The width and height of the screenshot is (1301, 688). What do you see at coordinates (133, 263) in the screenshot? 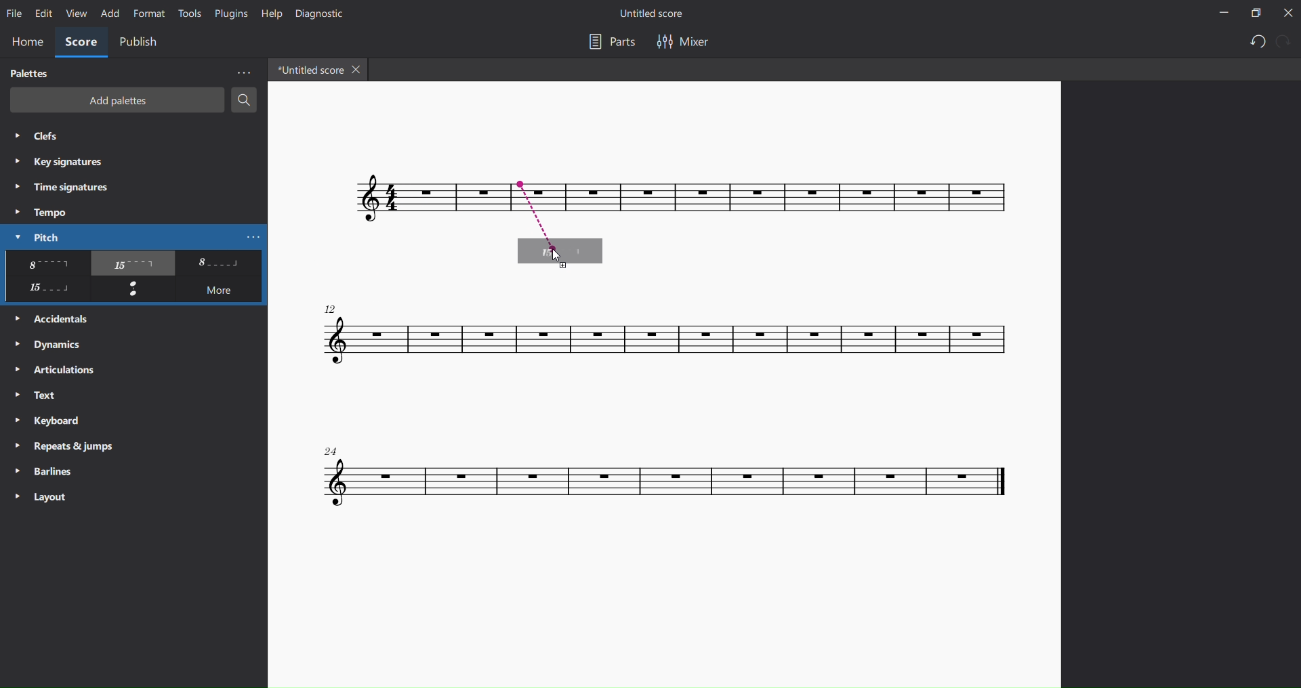
I see `other pichtes` at bounding box center [133, 263].